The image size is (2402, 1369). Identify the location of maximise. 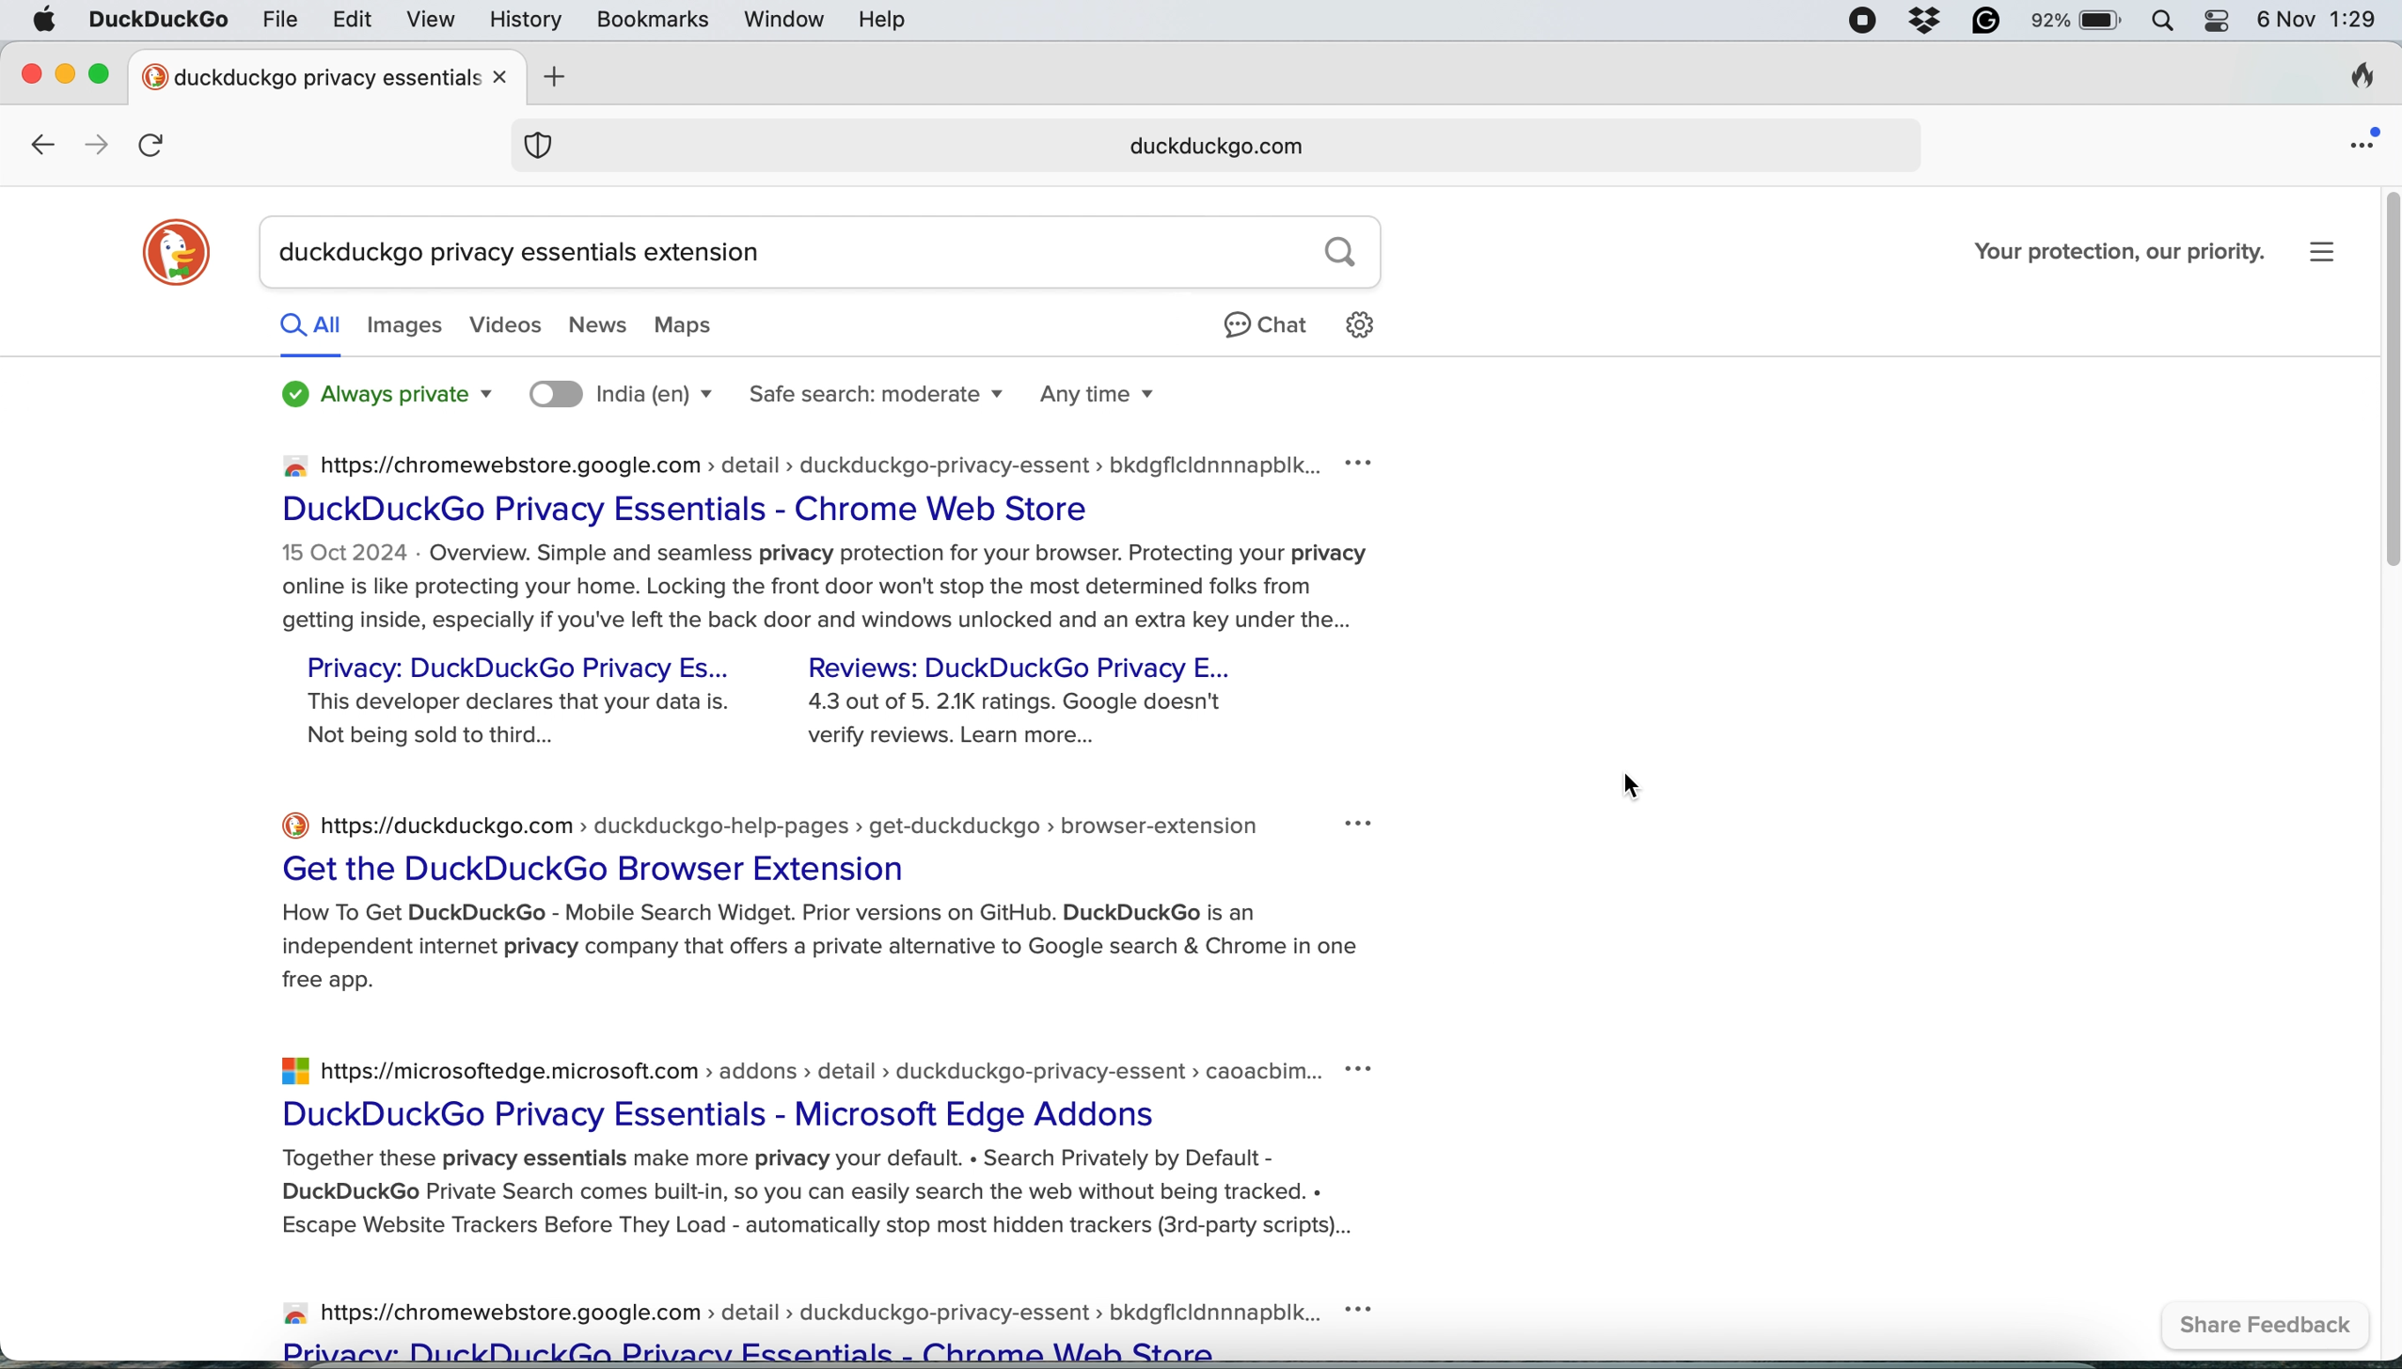
(103, 71).